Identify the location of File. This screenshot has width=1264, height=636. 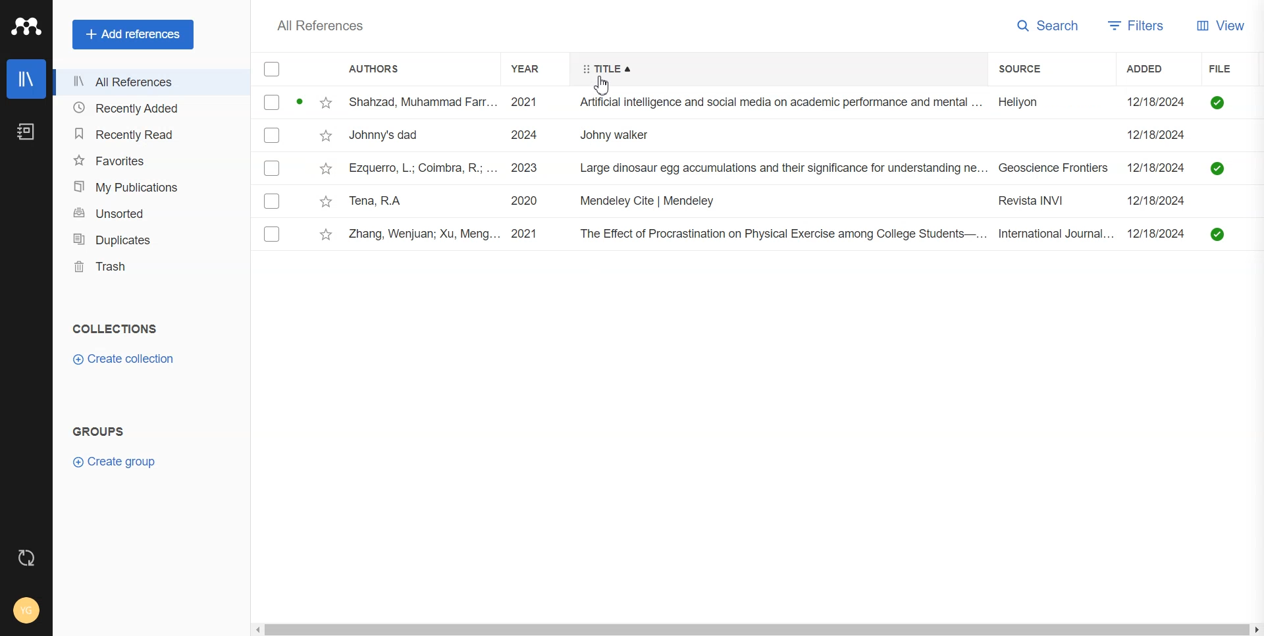
(805, 136).